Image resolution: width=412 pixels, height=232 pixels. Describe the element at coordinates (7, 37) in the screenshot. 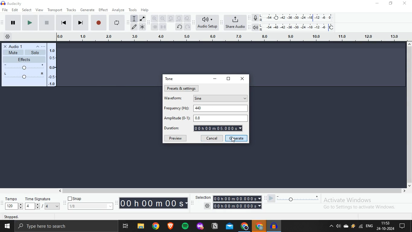

I see `Settings` at that location.